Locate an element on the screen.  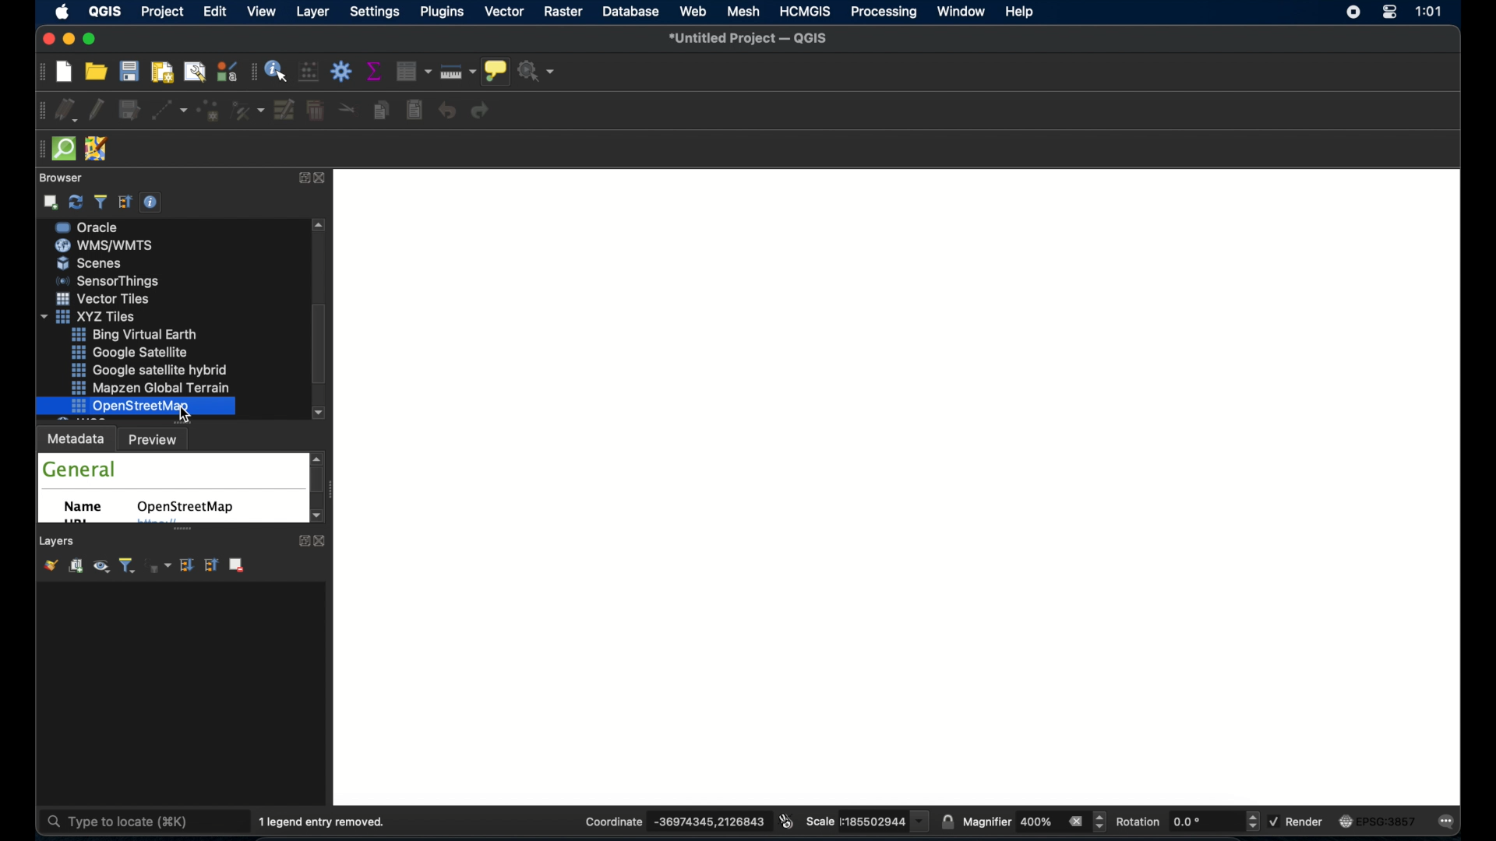
project toolbar is located at coordinates (39, 75).